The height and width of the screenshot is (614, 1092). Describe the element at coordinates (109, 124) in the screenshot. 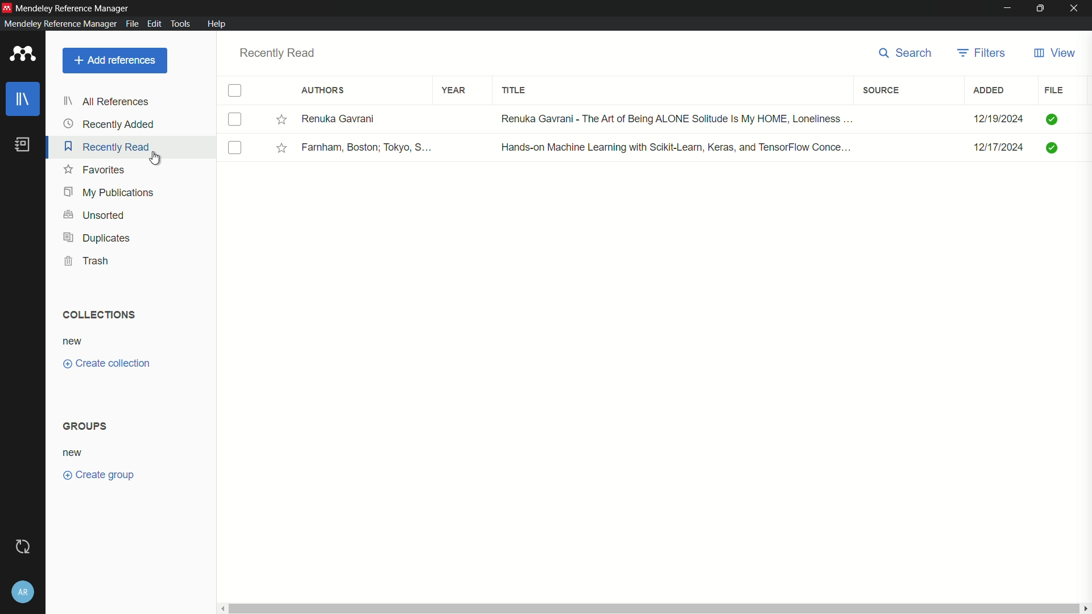

I see `recently added` at that location.